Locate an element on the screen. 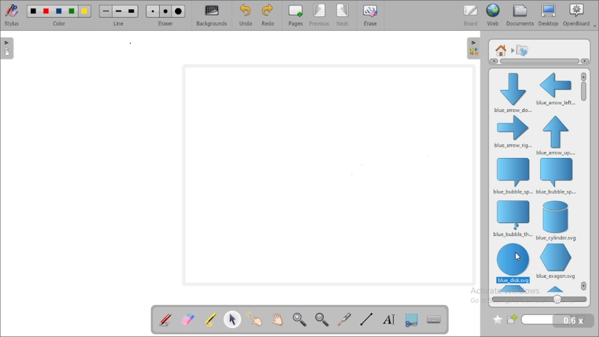 Image resolution: width=599 pixels, height=337 pixels. horizontal scroll bar is located at coordinates (537, 61).